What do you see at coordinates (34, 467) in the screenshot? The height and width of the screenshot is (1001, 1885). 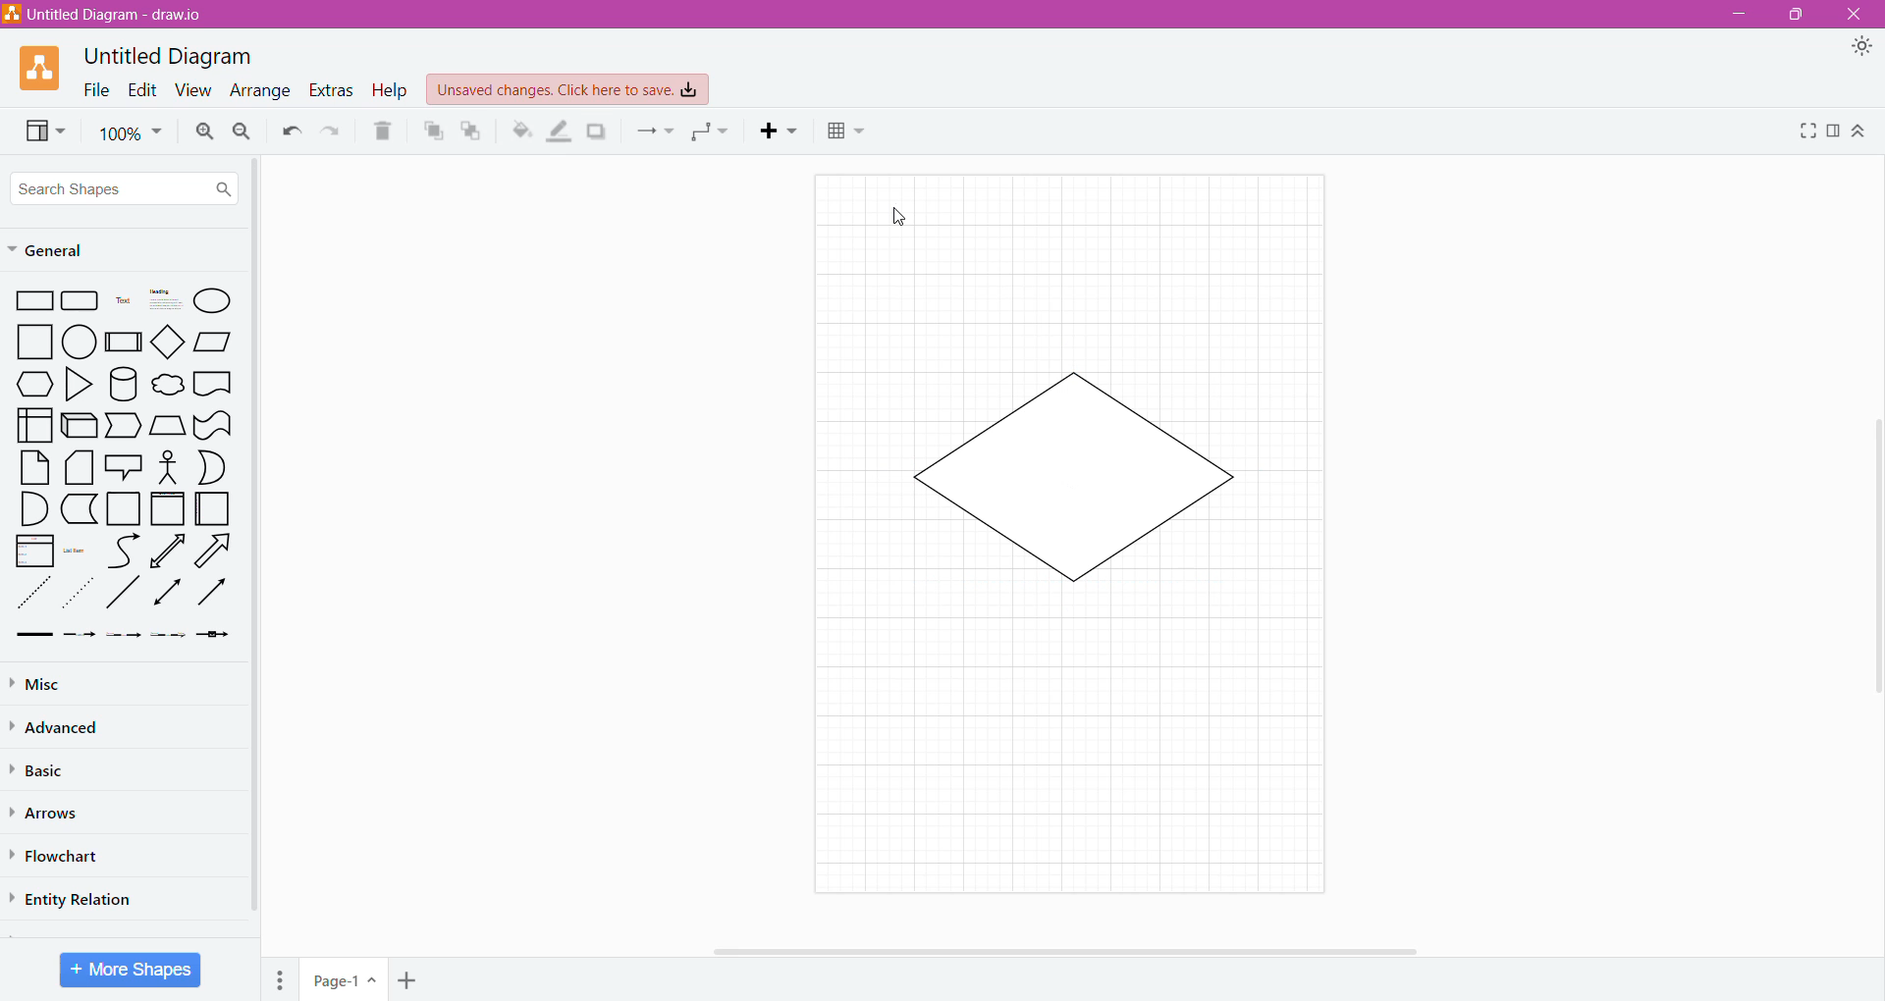 I see `Note` at bounding box center [34, 467].